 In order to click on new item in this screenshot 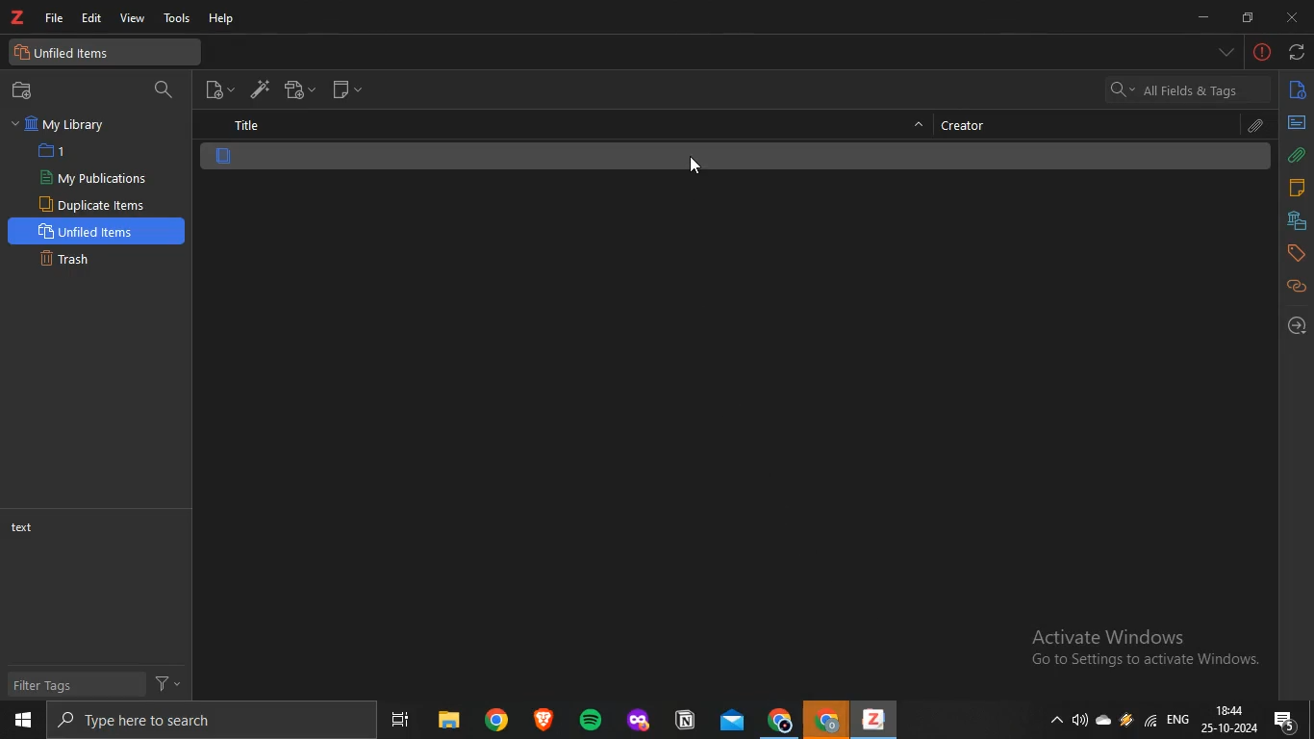, I will do `click(221, 89)`.